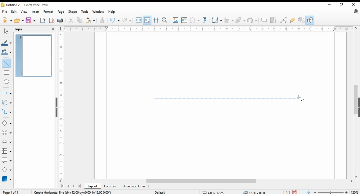 The width and height of the screenshot is (360, 195). I want to click on export, so click(43, 20).